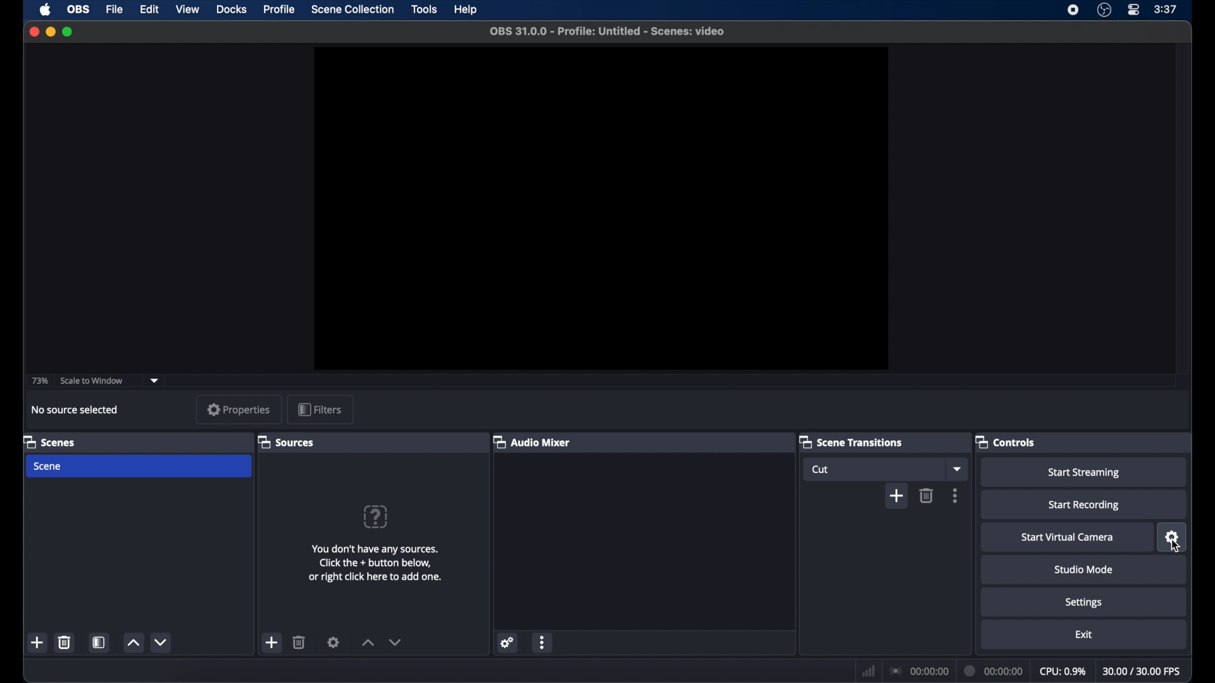 The height and width of the screenshot is (683, 1215). I want to click on decrement, so click(160, 643).